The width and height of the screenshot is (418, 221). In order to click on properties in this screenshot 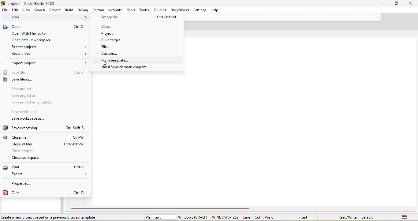, I will do `click(25, 184)`.